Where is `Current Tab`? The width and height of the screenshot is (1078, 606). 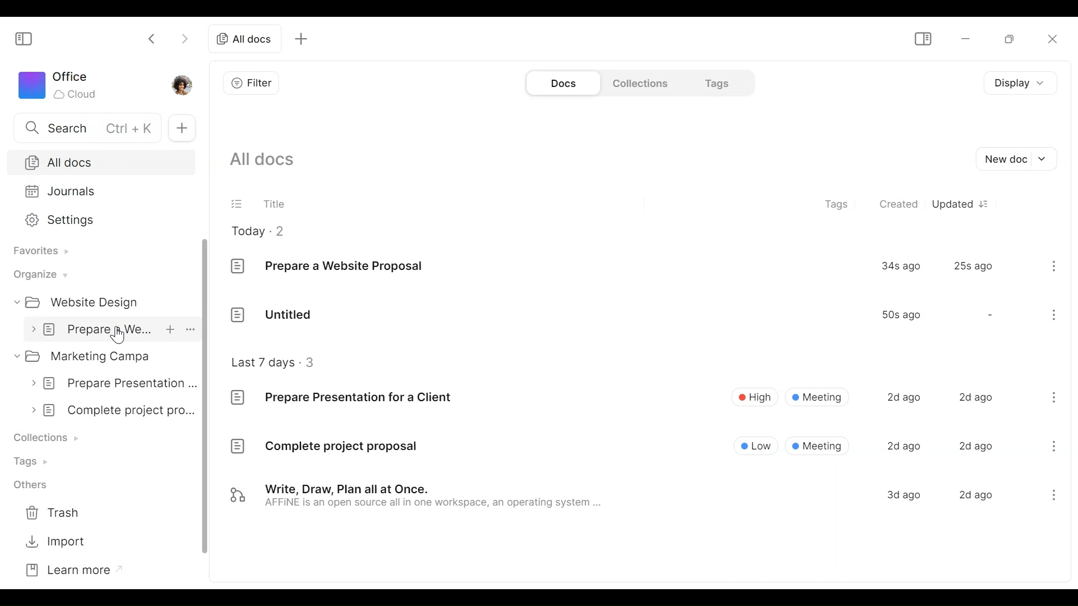
Current Tab is located at coordinates (248, 39).